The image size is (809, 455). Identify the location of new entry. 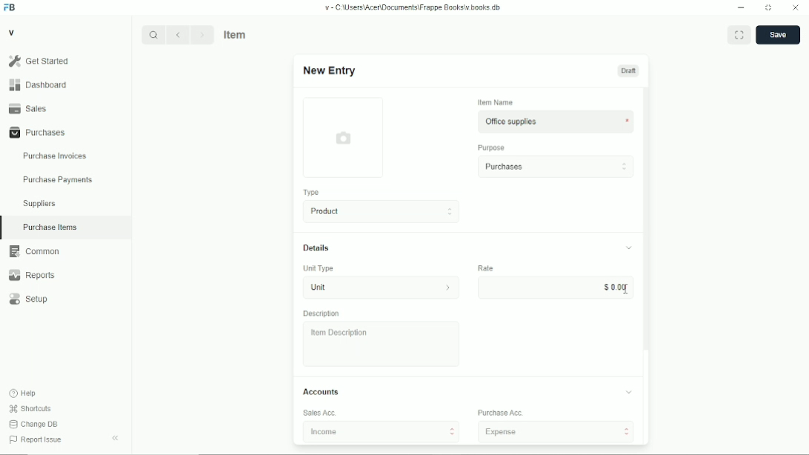
(328, 70).